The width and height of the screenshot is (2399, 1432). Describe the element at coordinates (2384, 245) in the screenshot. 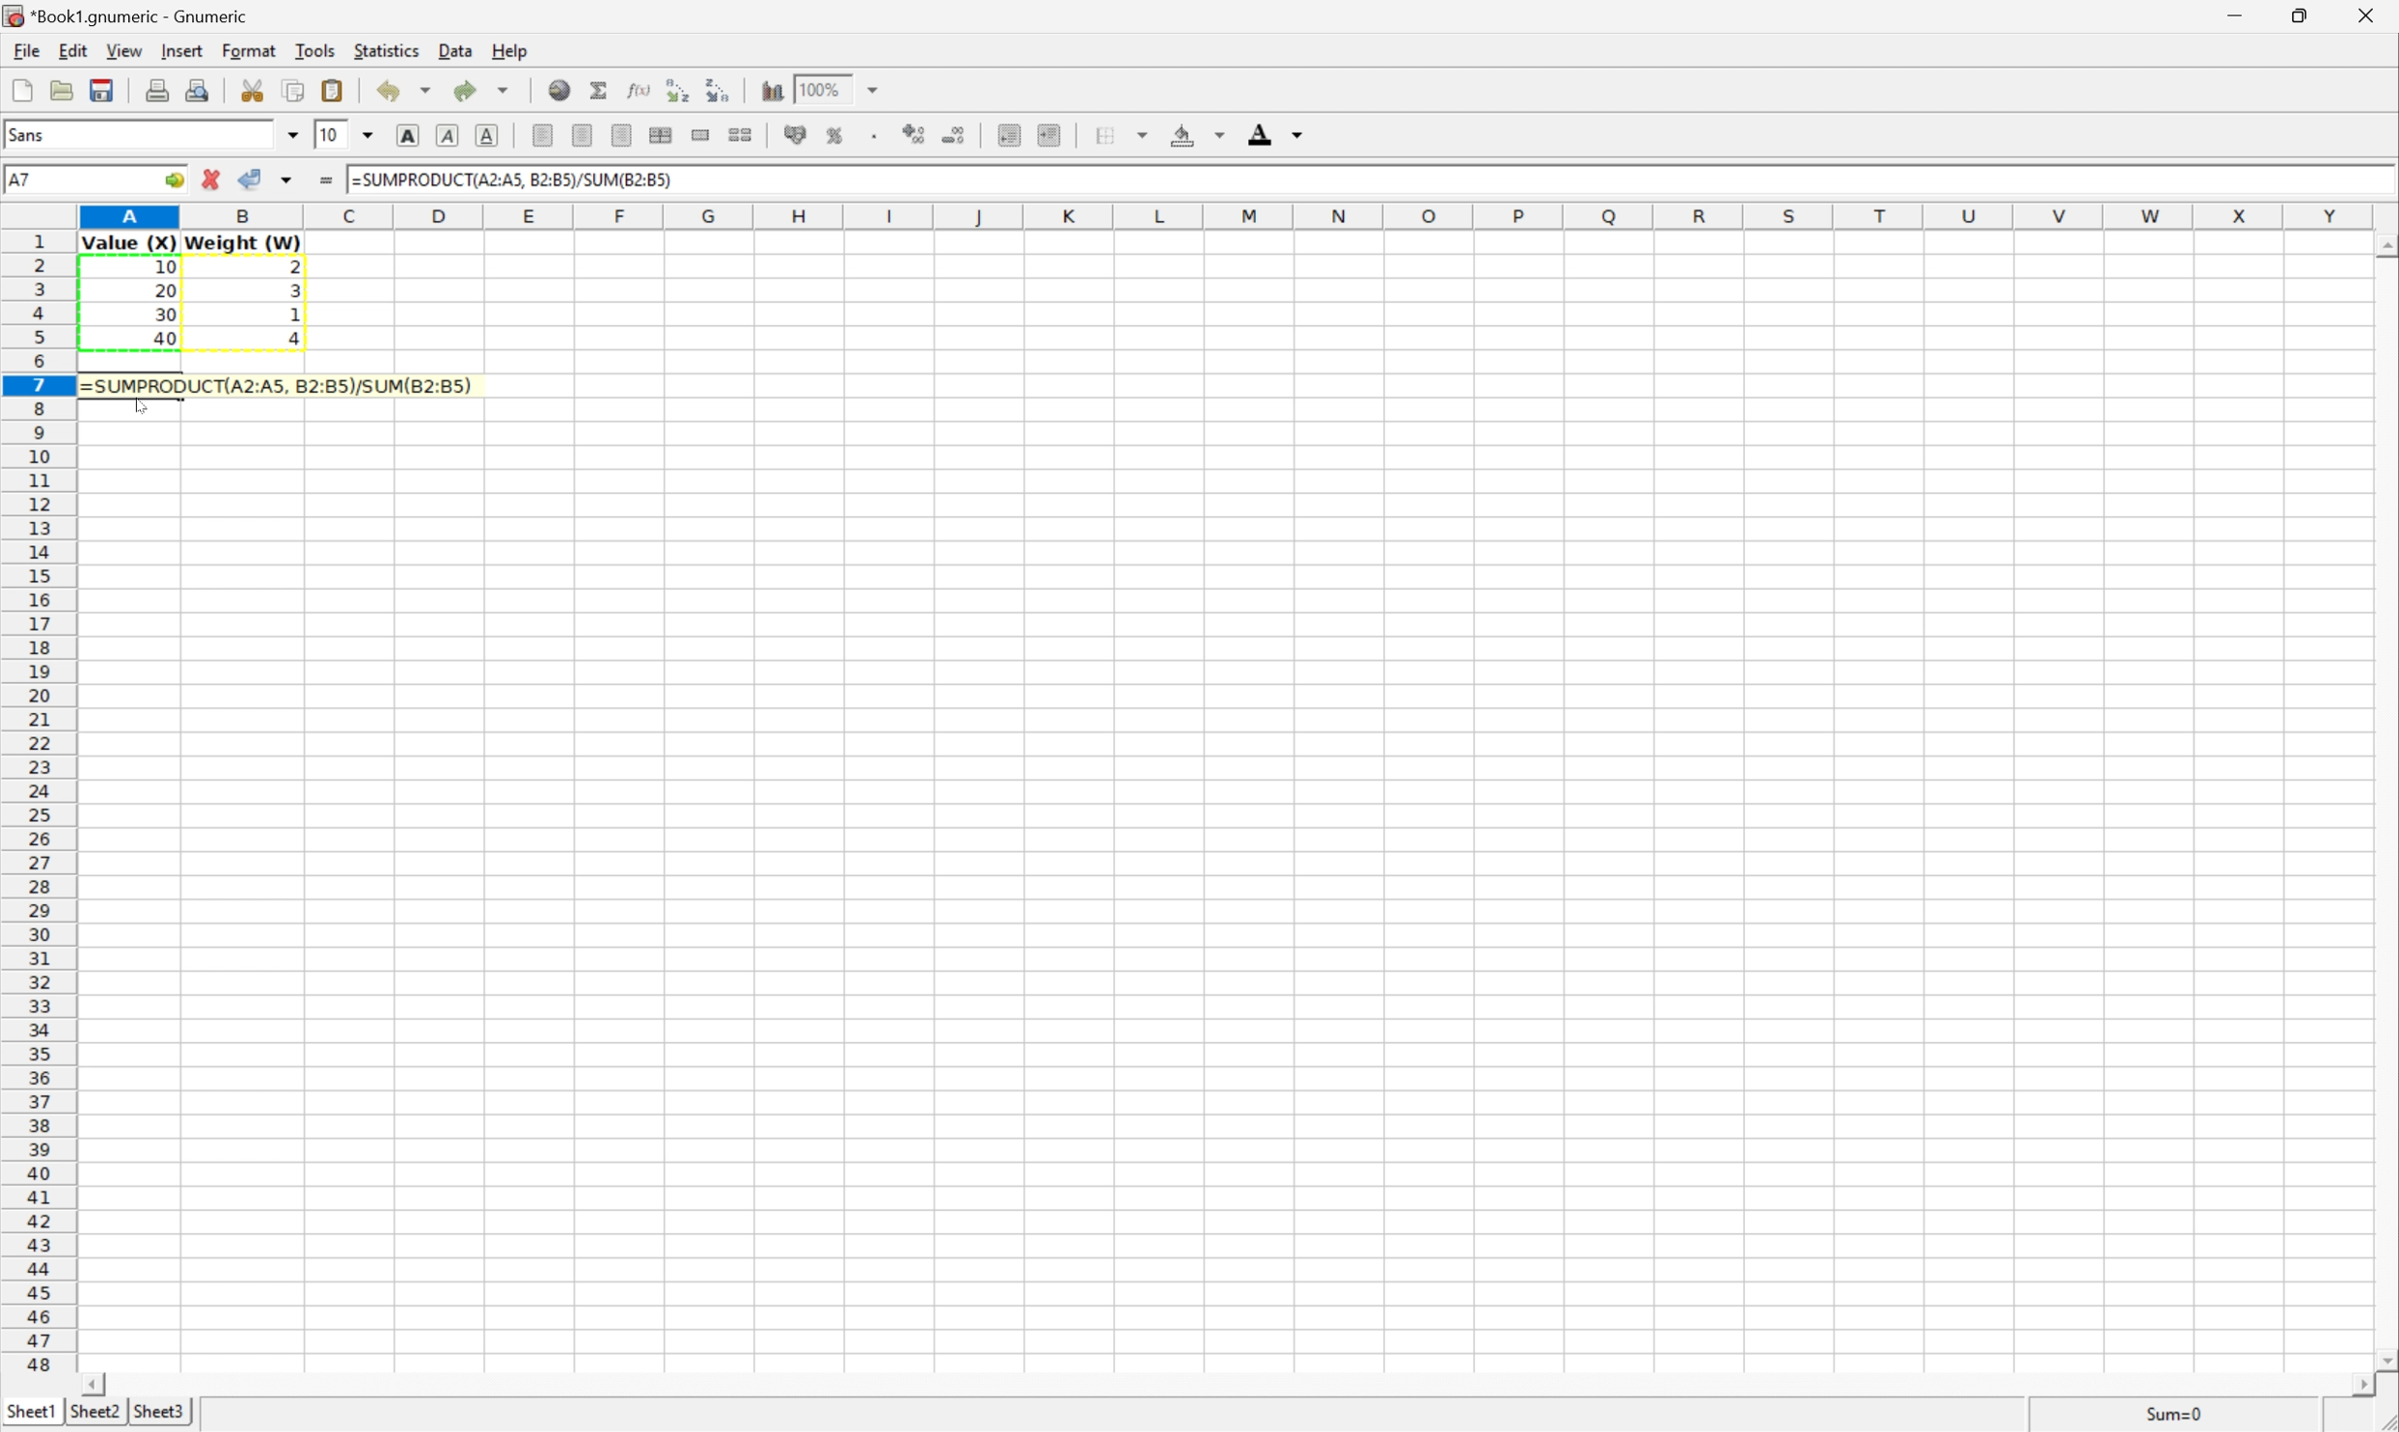

I see `Scroll Up` at that location.